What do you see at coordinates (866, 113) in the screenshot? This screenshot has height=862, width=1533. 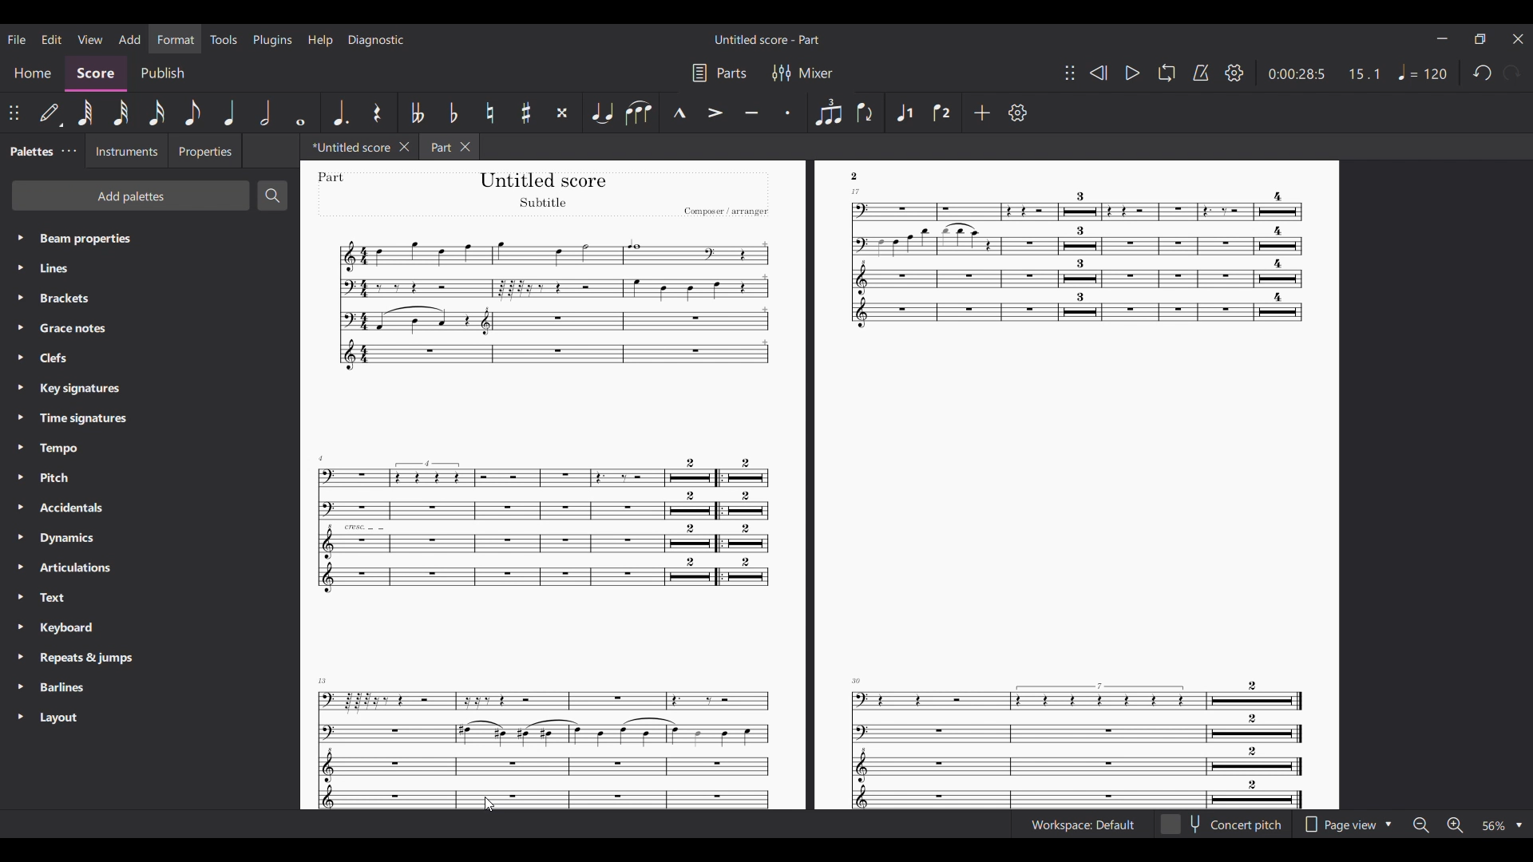 I see `Flip direction` at bounding box center [866, 113].